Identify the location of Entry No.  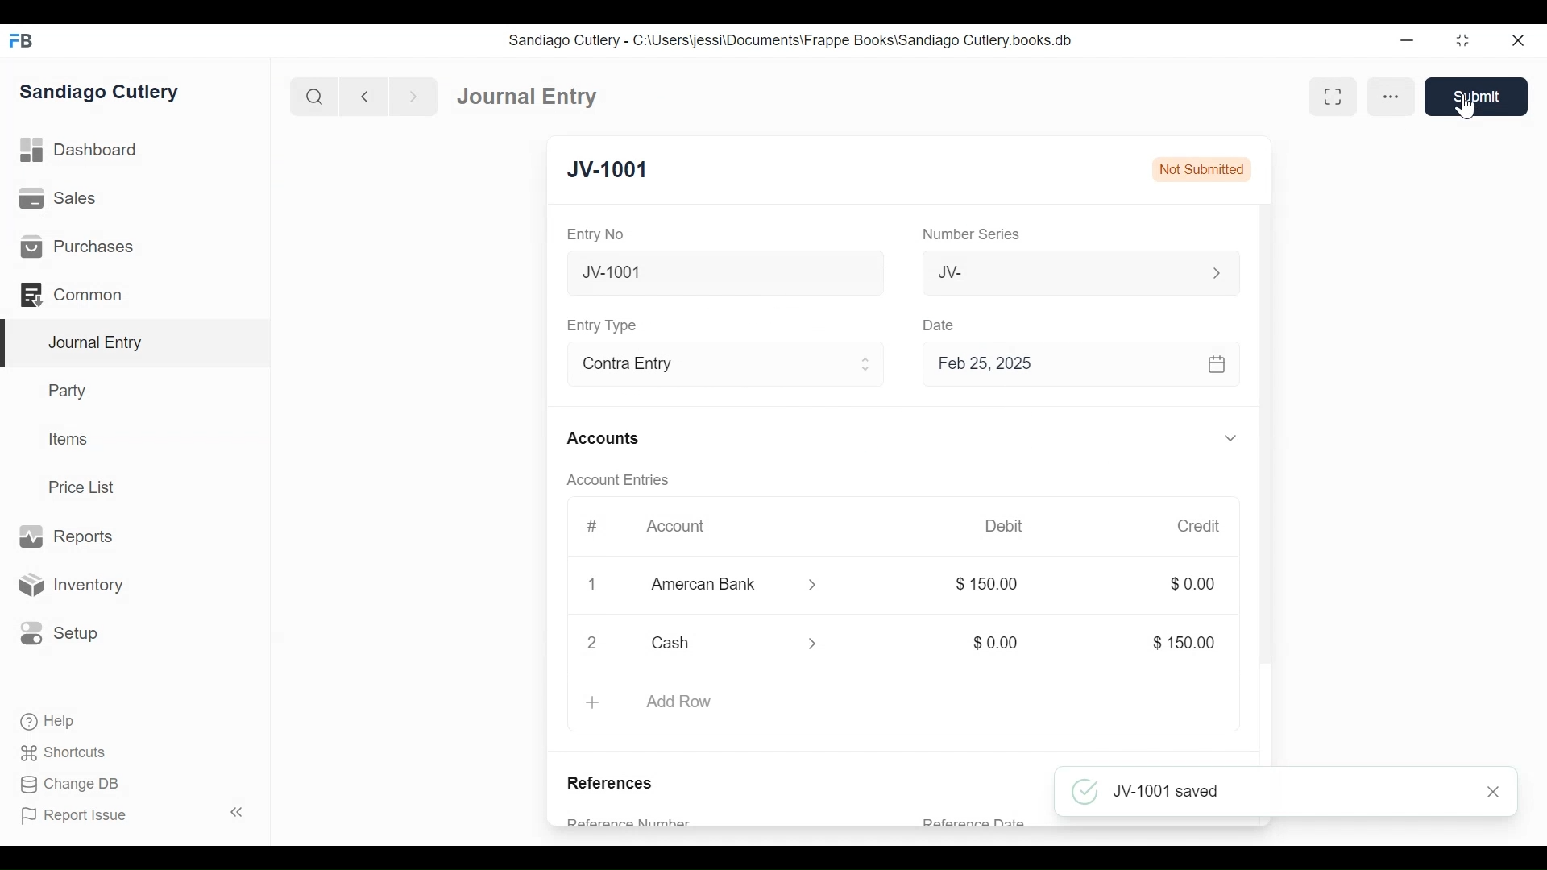
(596, 235).